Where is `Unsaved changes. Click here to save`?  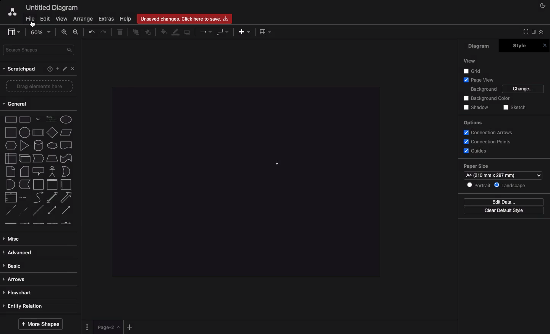
Unsaved changes. Click here to save is located at coordinates (186, 18).